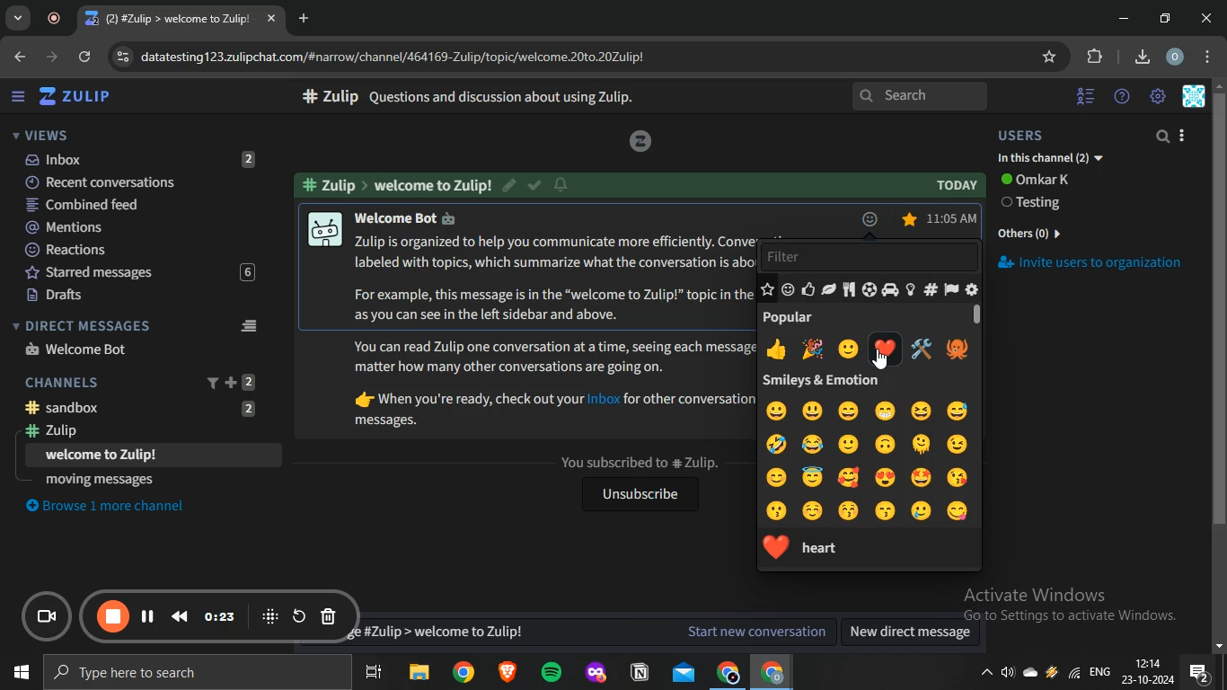 This screenshot has width=1227, height=690. What do you see at coordinates (1159, 97) in the screenshot?
I see `main menu` at bounding box center [1159, 97].